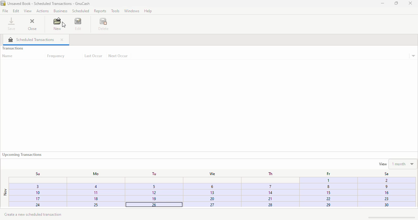  What do you see at coordinates (49, 3) in the screenshot?
I see `title` at bounding box center [49, 3].